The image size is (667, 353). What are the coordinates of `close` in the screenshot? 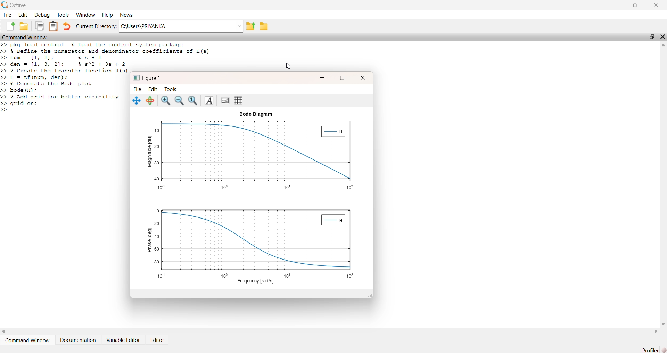 It's located at (656, 5).